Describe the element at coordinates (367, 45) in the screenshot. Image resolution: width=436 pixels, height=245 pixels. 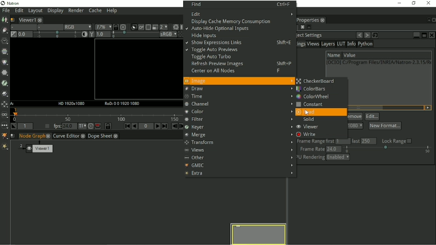
I see `Python` at that location.